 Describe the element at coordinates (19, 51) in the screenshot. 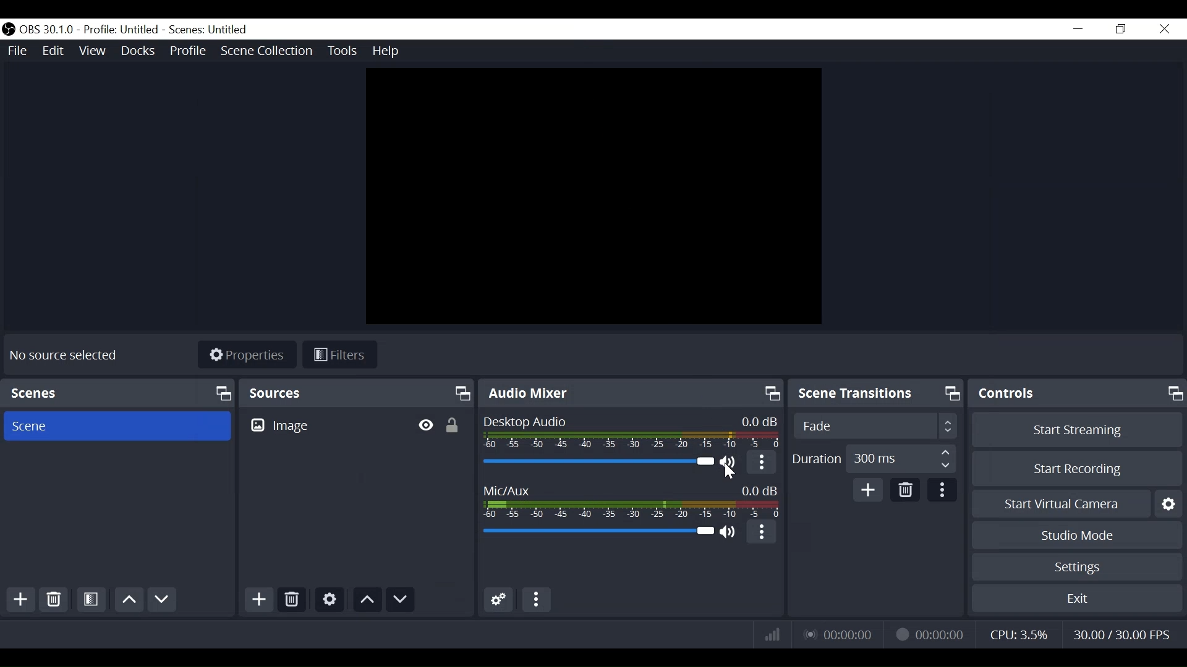

I see `File` at that location.